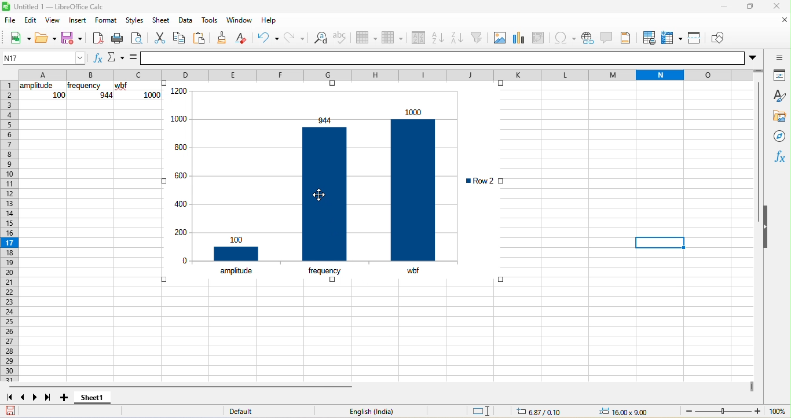 This screenshot has height=418, width=791. What do you see at coordinates (267, 38) in the screenshot?
I see `undo` at bounding box center [267, 38].